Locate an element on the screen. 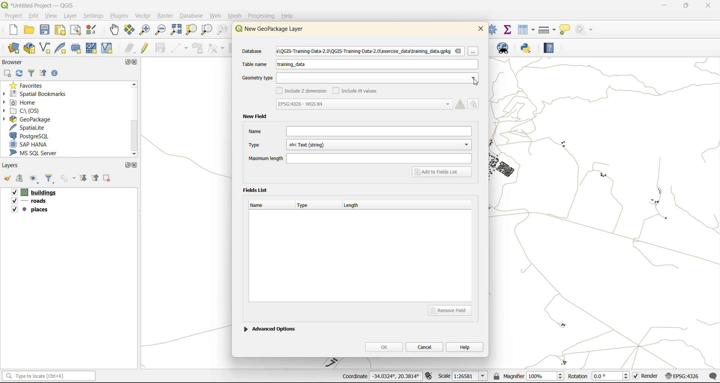  magnifier(100%) is located at coordinates (527, 376).